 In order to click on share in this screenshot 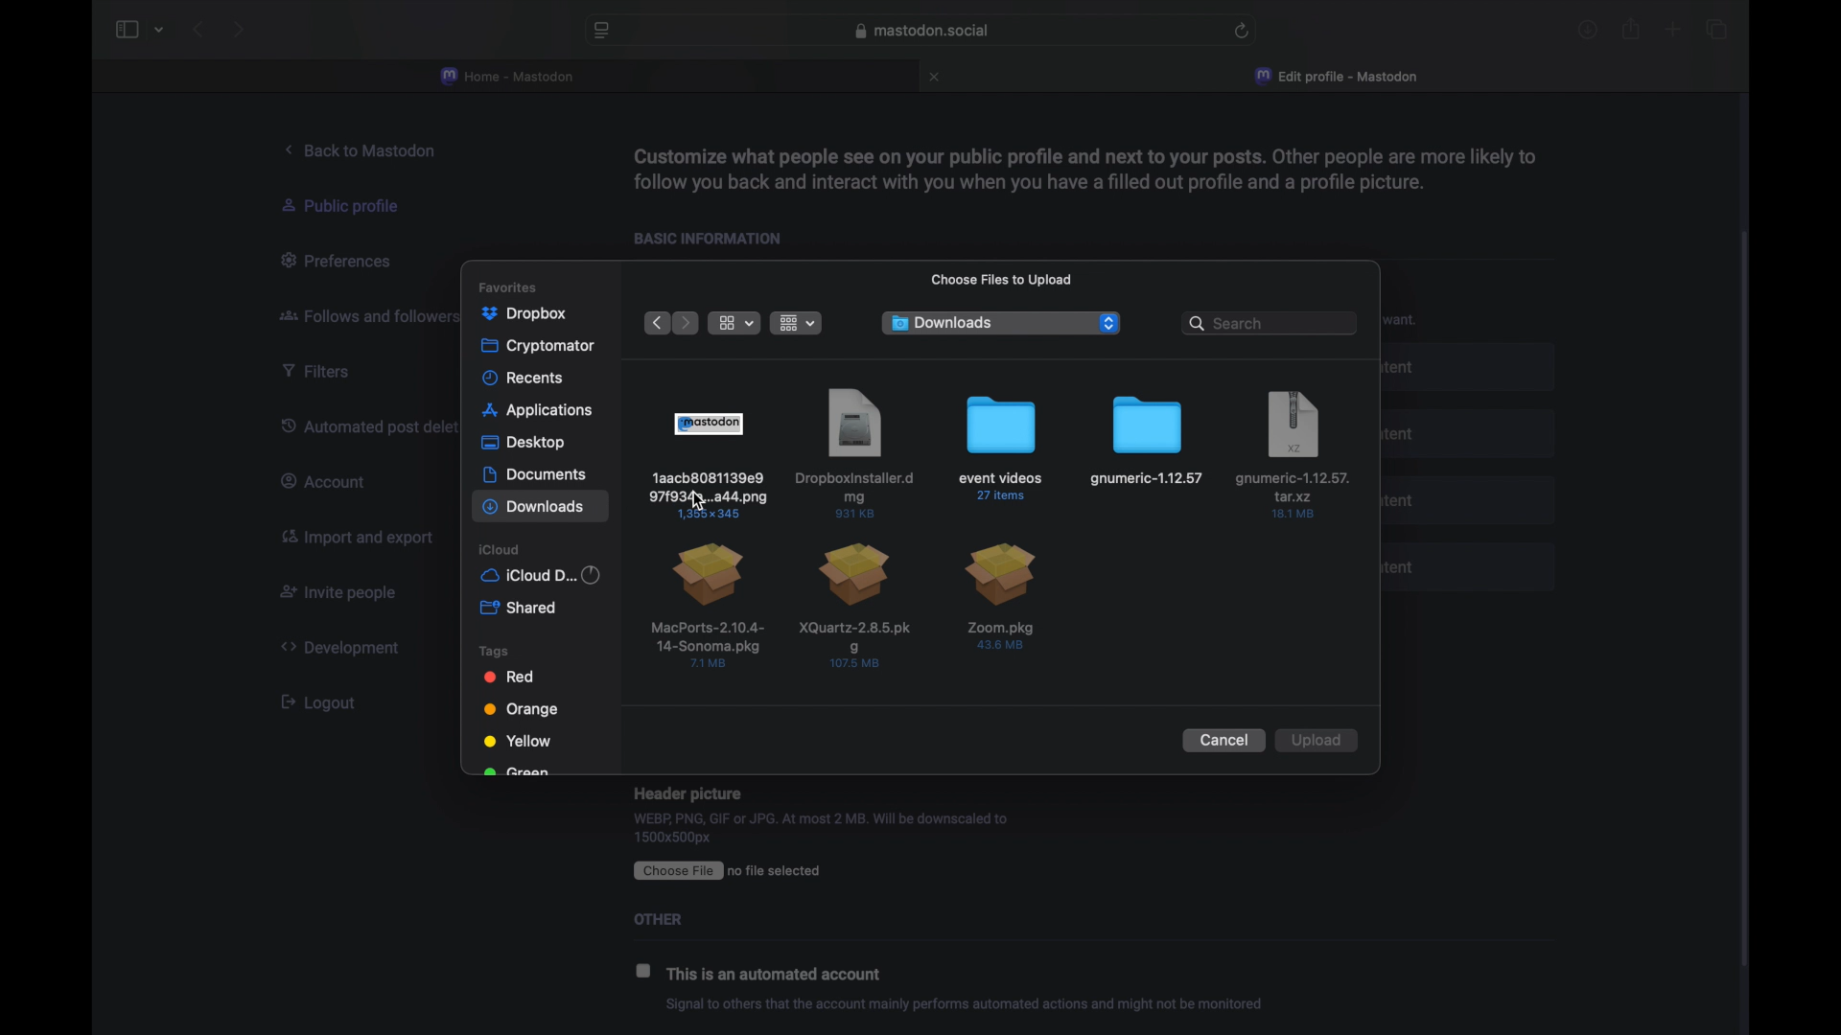, I will do `click(1632, 29)`.